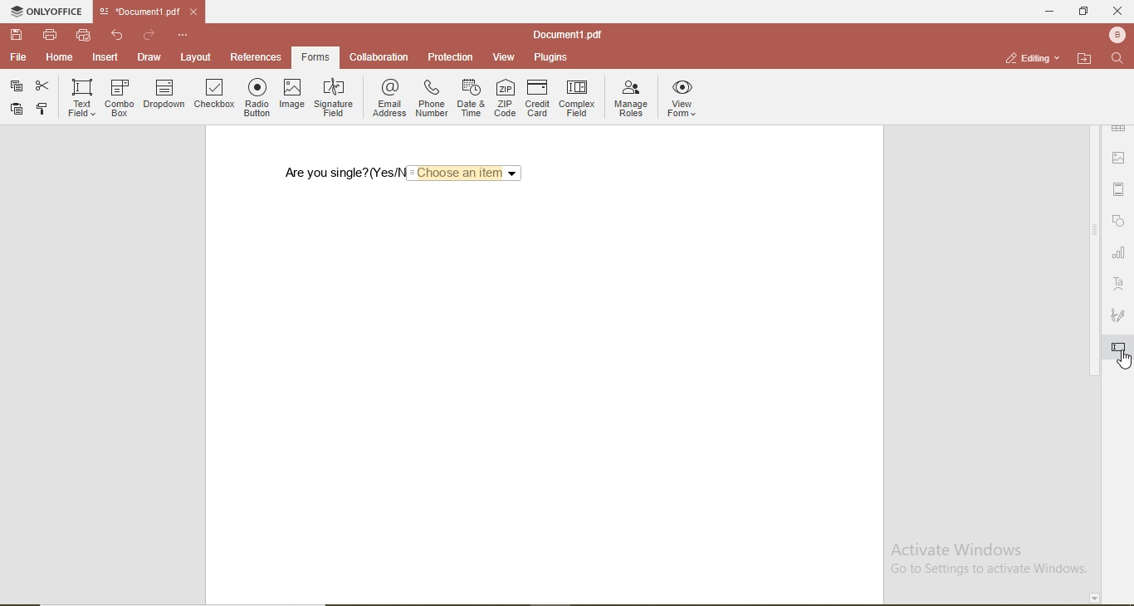 This screenshot has width=1134, height=606. I want to click on signature, so click(1119, 313).